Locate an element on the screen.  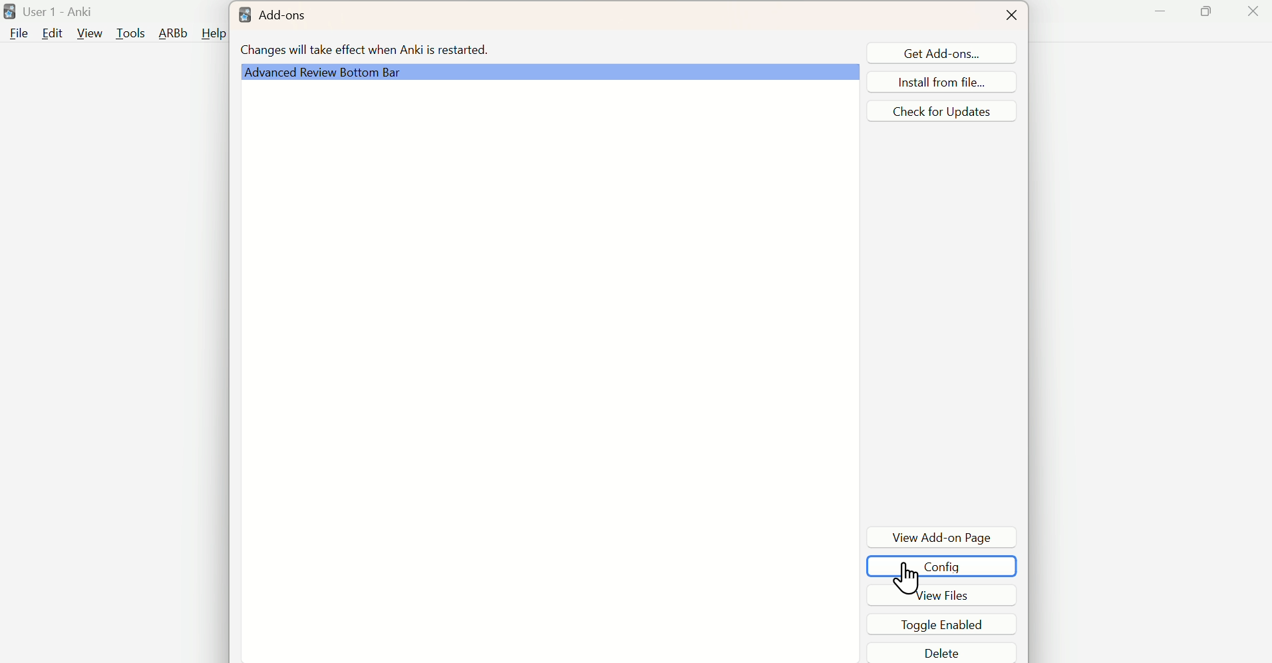
Add-ons is located at coordinates (271, 15).